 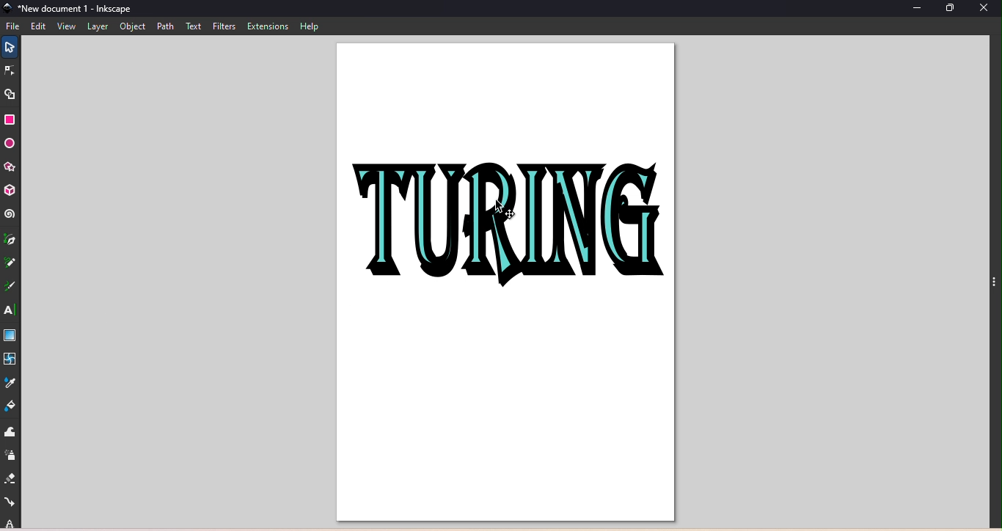 What do you see at coordinates (956, 9) in the screenshot?
I see `Maximize` at bounding box center [956, 9].